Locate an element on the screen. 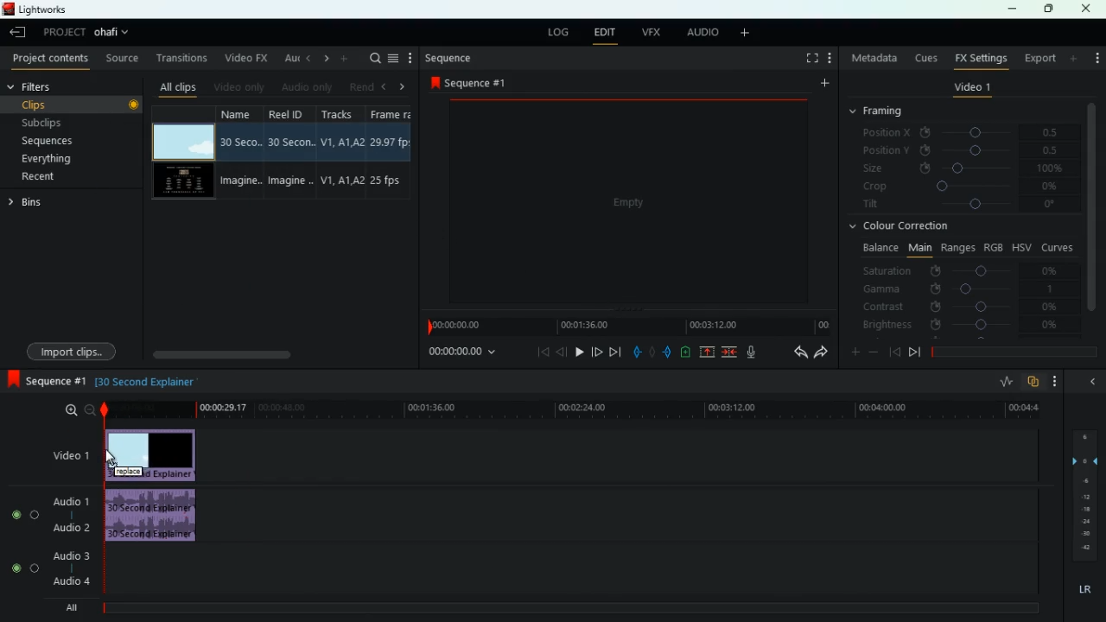  front is located at coordinates (595, 350).